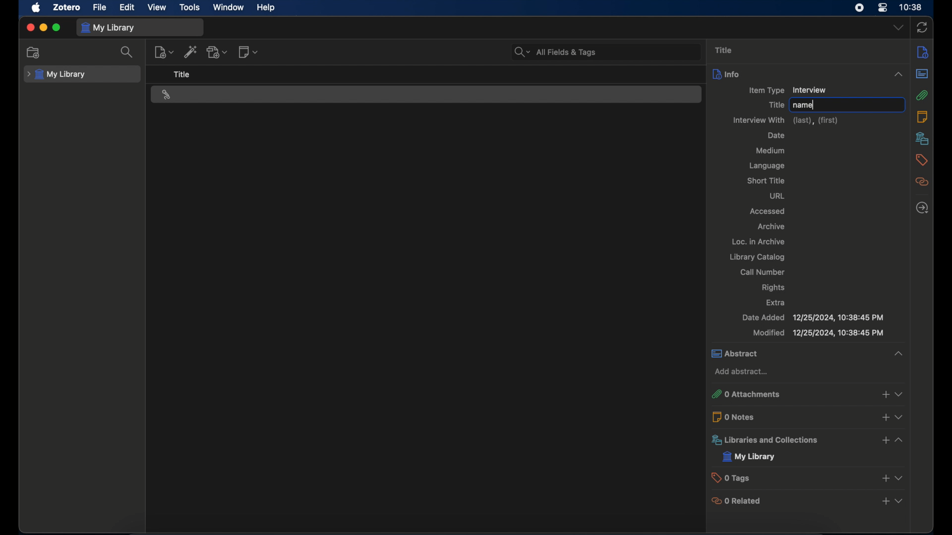  What do you see at coordinates (36, 8) in the screenshot?
I see `apple` at bounding box center [36, 8].